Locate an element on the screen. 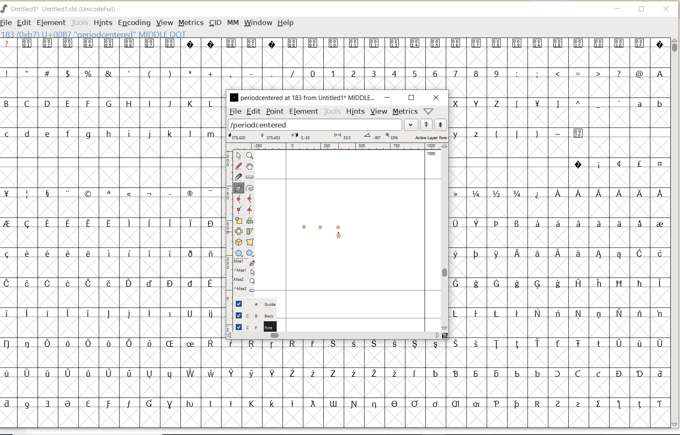 The width and height of the screenshot is (680, 435). RESTORE is located at coordinates (642, 10).